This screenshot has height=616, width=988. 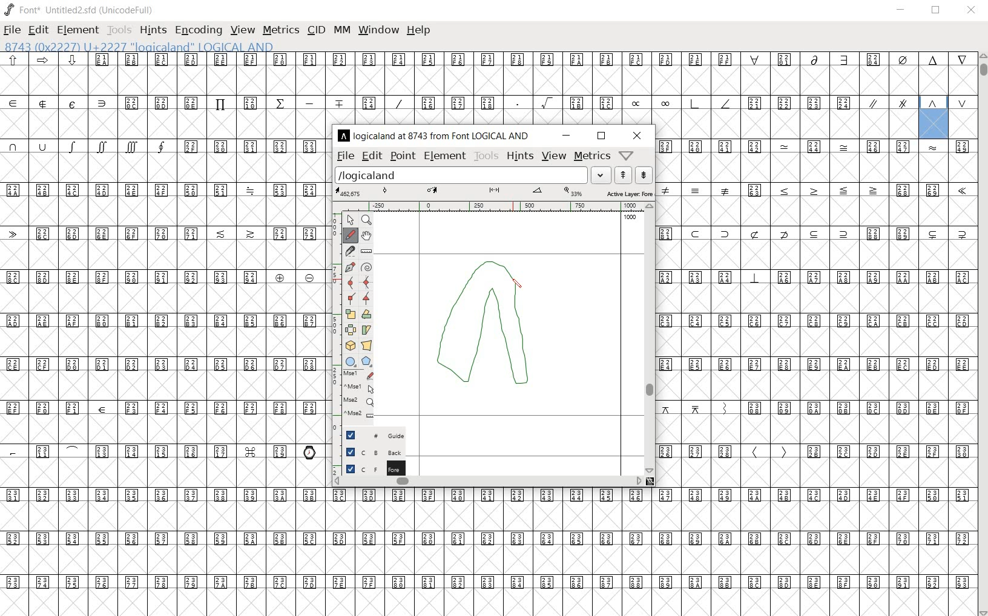 What do you see at coordinates (568, 135) in the screenshot?
I see `minimize` at bounding box center [568, 135].